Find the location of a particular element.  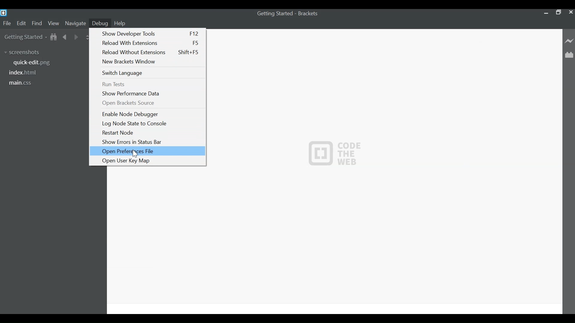

Debug is located at coordinates (99, 23).